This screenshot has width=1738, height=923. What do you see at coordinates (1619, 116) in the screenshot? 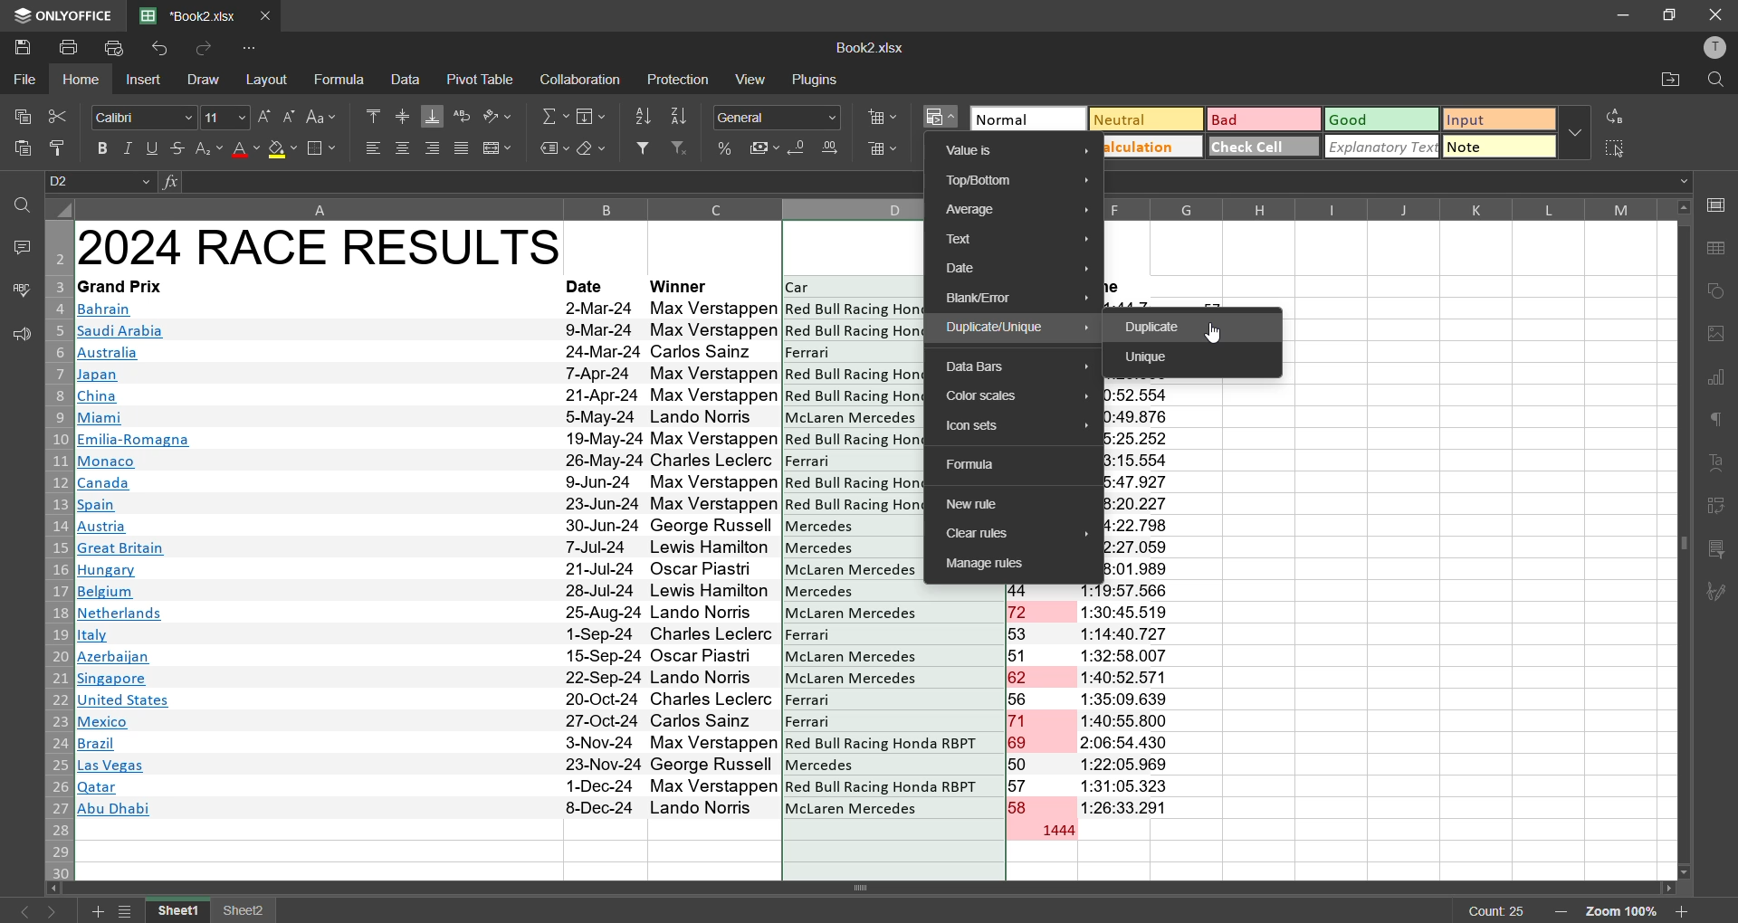
I see `replace` at bounding box center [1619, 116].